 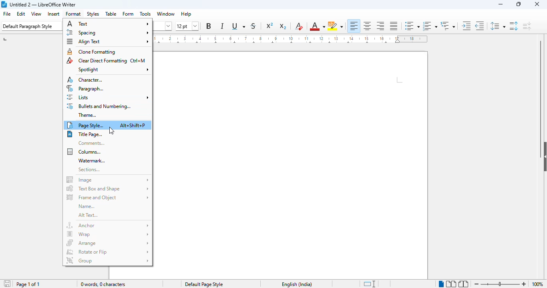 What do you see at coordinates (85, 125) in the screenshot?
I see `page style` at bounding box center [85, 125].